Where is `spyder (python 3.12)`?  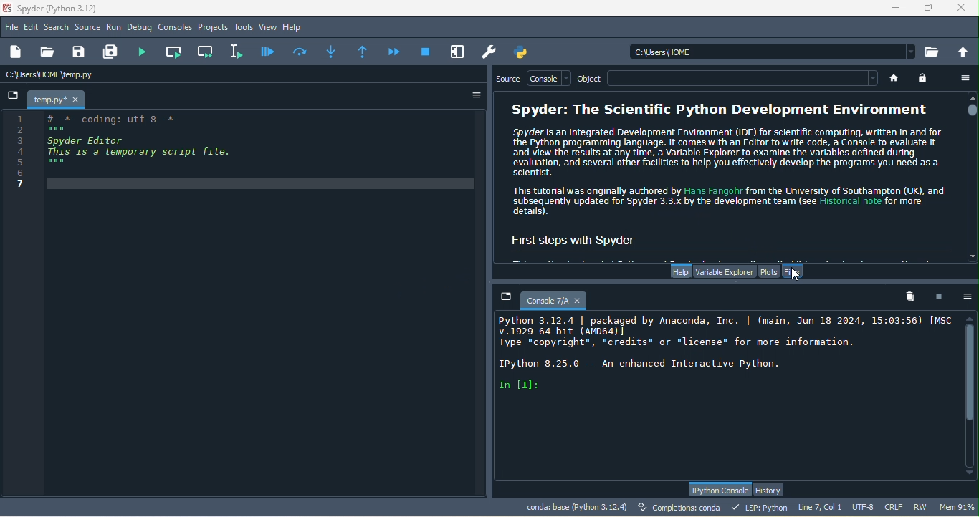 spyder (python 3.12) is located at coordinates (64, 8).